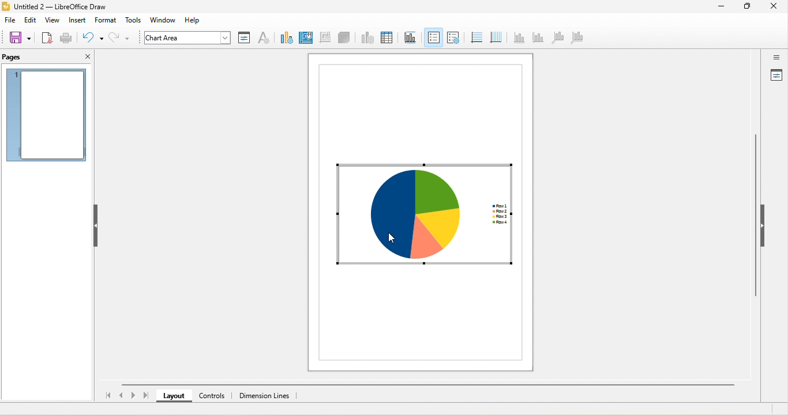  I want to click on chart area, so click(184, 37).